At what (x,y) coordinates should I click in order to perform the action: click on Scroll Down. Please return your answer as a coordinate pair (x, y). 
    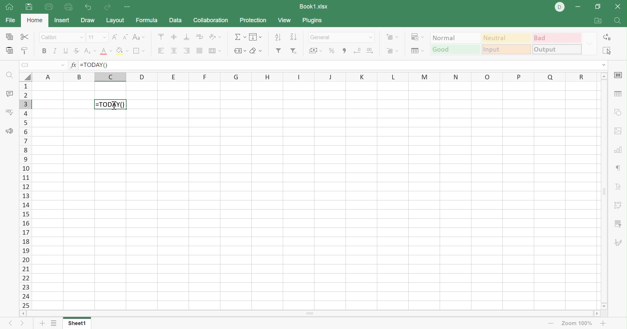
    Looking at the image, I should click on (604, 307).